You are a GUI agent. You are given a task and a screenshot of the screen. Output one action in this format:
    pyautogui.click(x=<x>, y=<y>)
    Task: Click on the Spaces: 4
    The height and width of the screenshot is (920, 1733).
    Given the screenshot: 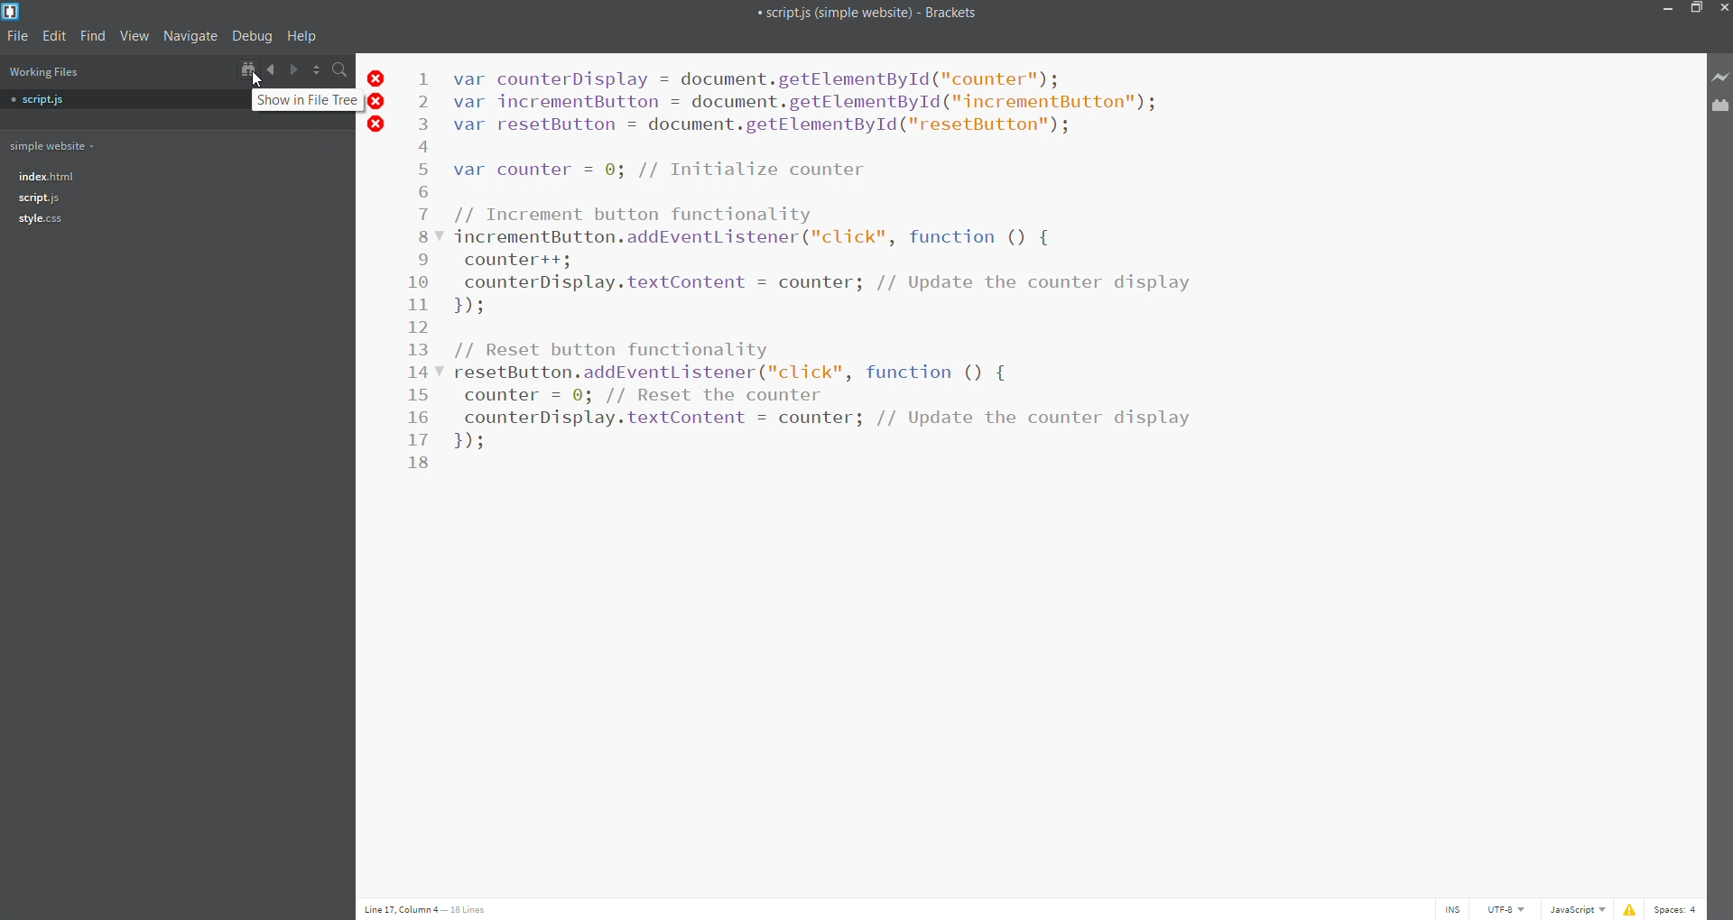 What is the action you would take?
    pyautogui.click(x=1678, y=909)
    